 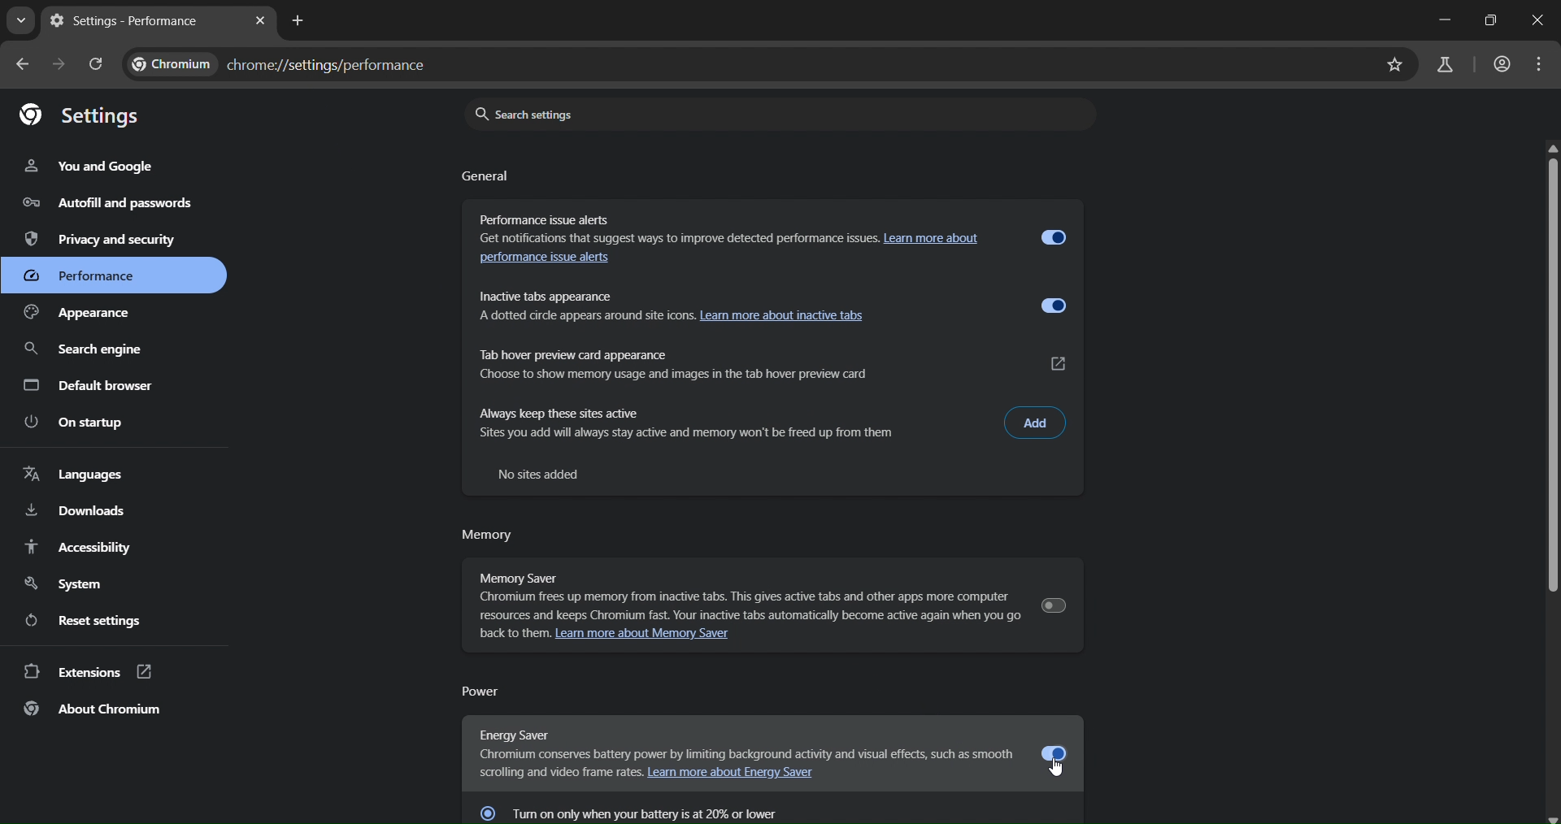 What do you see at coordinates (90, 167) in the screenshot?
I see `you and google` at bounding box center [90, 167].